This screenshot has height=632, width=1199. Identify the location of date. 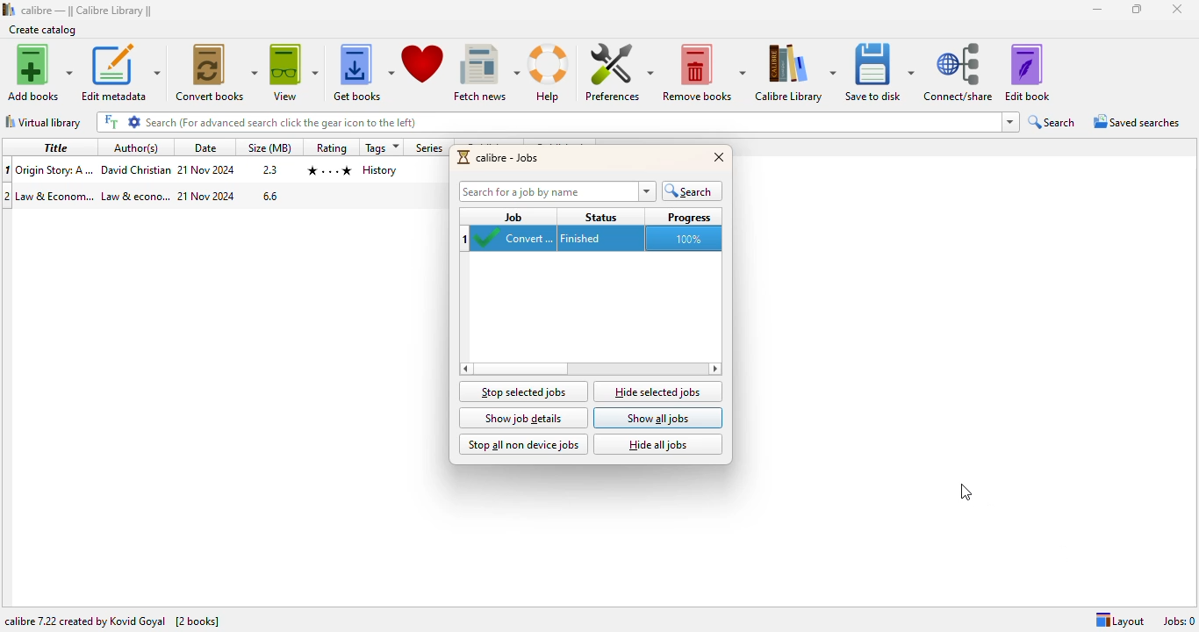
(205, 147).